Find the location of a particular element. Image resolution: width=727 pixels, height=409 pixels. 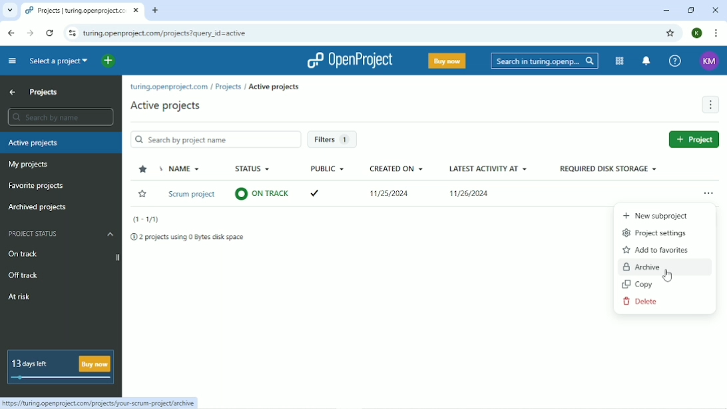

Projects | turing.openproject.com is located at coordinates (81, 11).